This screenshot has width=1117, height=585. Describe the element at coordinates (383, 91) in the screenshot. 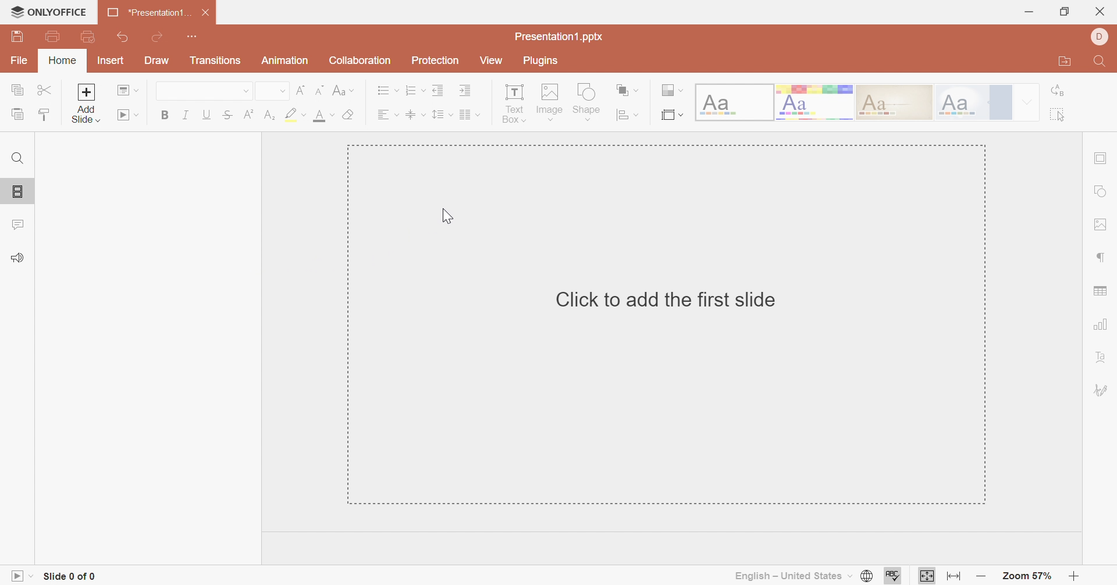

I see `Bullets` at that location.